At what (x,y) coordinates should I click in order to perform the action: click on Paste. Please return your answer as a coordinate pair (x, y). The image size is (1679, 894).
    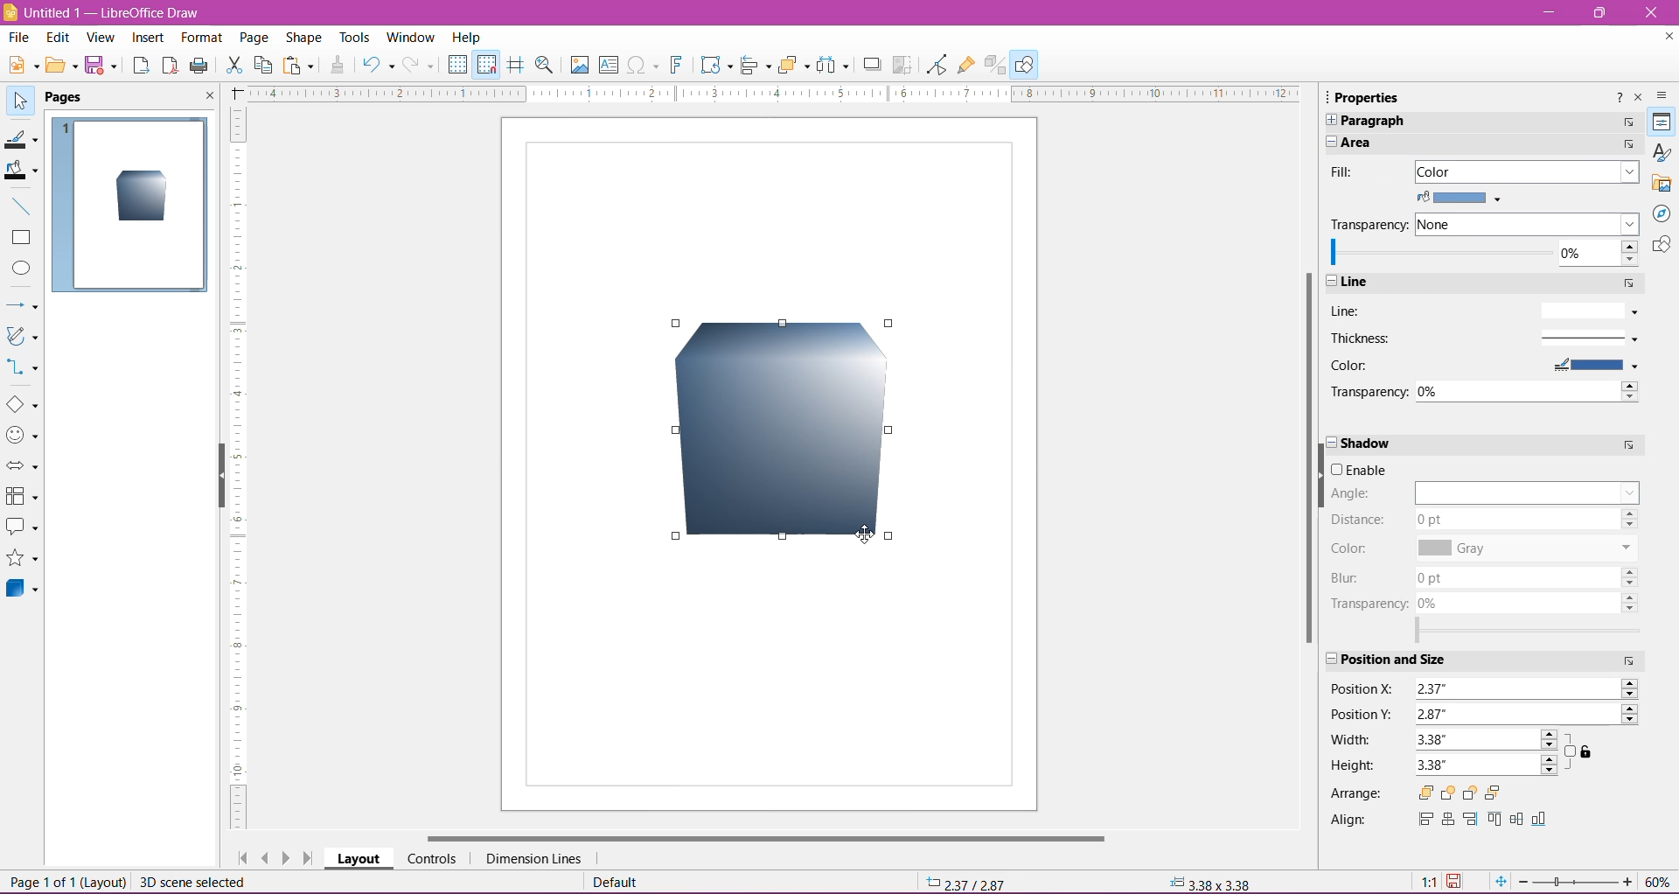
    Looking at the image, I should click on (300, 66).